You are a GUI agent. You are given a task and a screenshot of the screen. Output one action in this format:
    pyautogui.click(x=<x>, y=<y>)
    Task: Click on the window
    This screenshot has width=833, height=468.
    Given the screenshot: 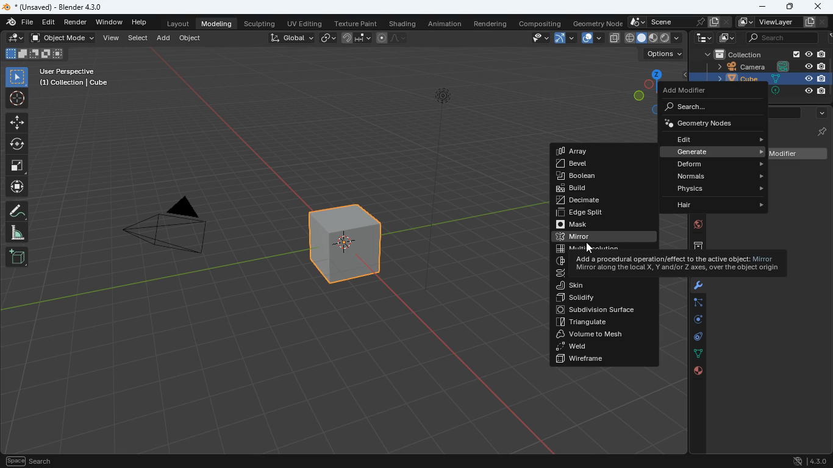 What is the action you would take?
    pyautogui.click(x=109, y=21)
    